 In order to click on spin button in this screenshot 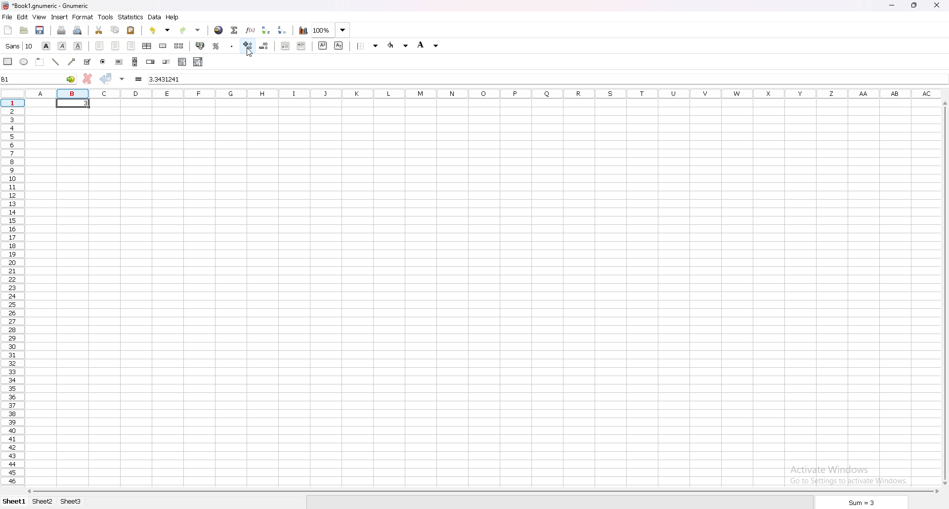, I will do `click(151, 61)`.